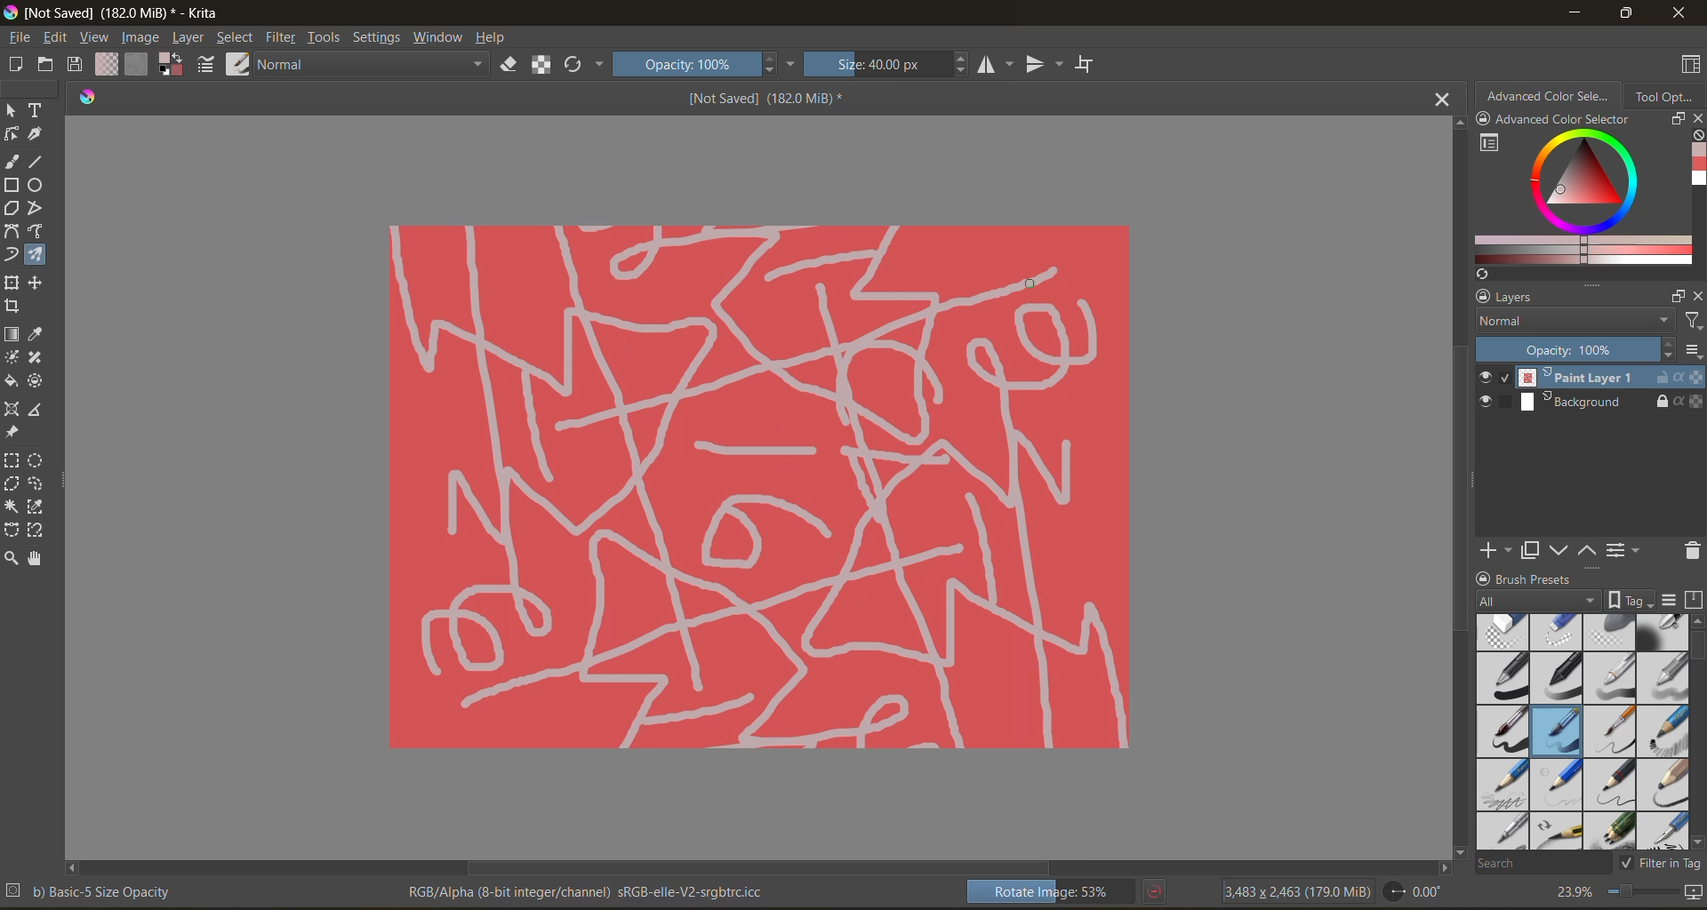  Describe the element at coordinates (1440, 866) in the screenshot. I see `Scroll right` at that location.